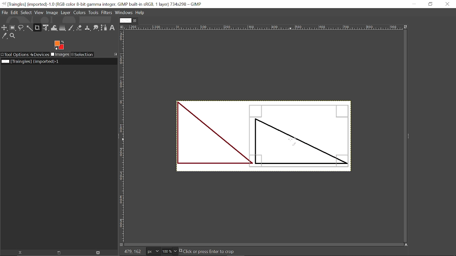 The width and height of the screenshot is (456, 256). Describe the element at coordinates (417, 4) in the screenshot. I see `Minimize` at that location.